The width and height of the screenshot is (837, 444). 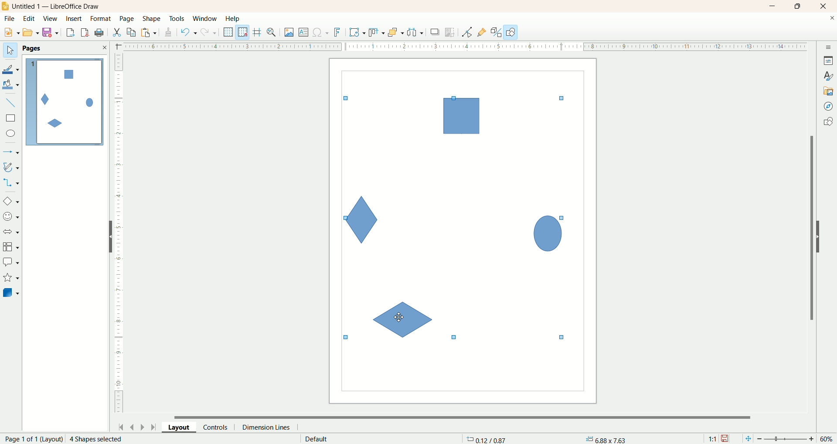 What do you see at coordinates (11, 262) in the screenshot?
I see `callout shapes` at bounding box center [11, 262].